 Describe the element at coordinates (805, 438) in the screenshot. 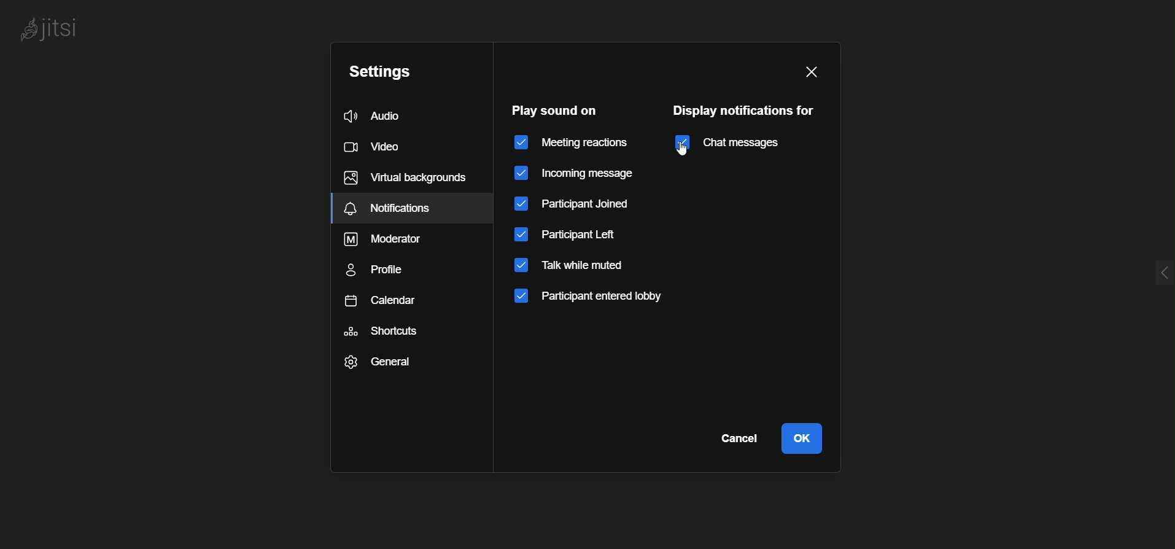

I see `ok` at that location.